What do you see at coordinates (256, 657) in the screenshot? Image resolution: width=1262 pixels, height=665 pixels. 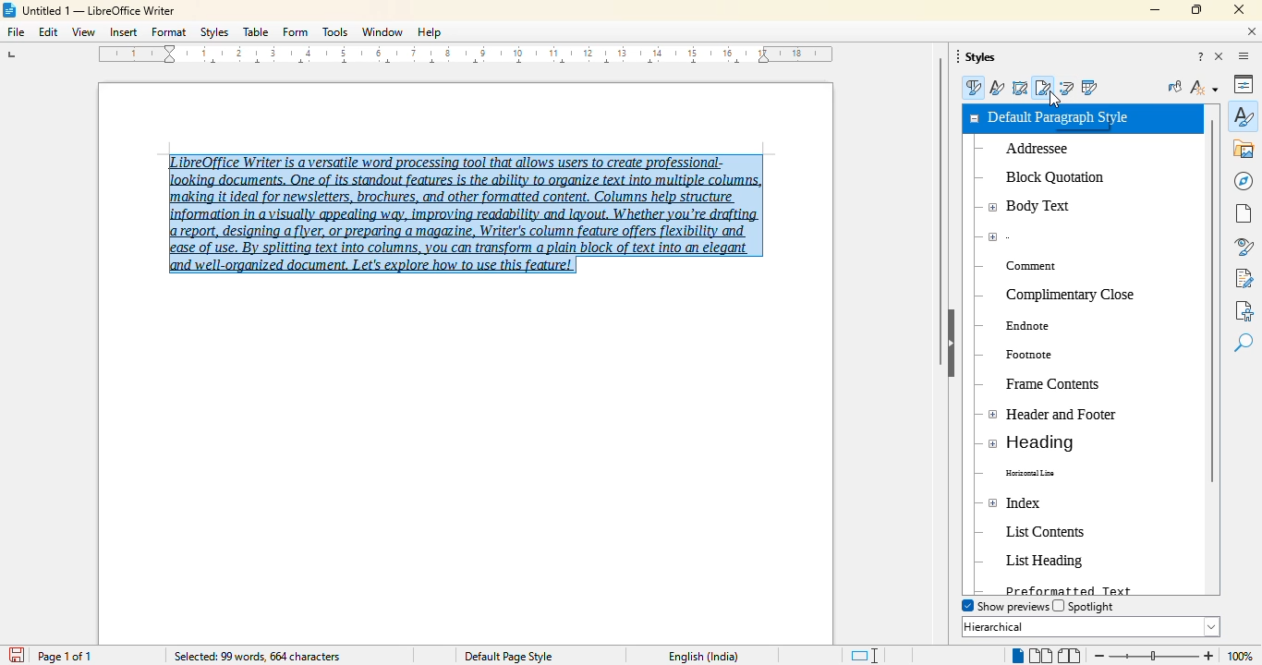 I see `selected: 99 words, 664 characters` at bounding box center [256, 657].